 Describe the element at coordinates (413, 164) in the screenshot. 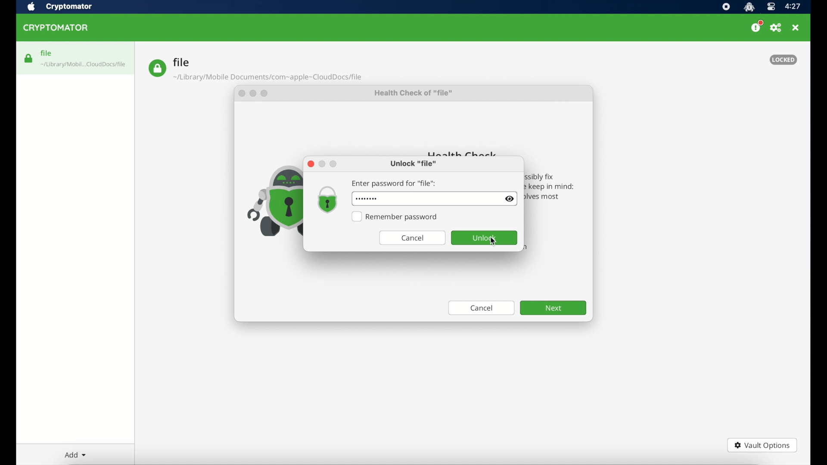

I see `unlock file` at that location.